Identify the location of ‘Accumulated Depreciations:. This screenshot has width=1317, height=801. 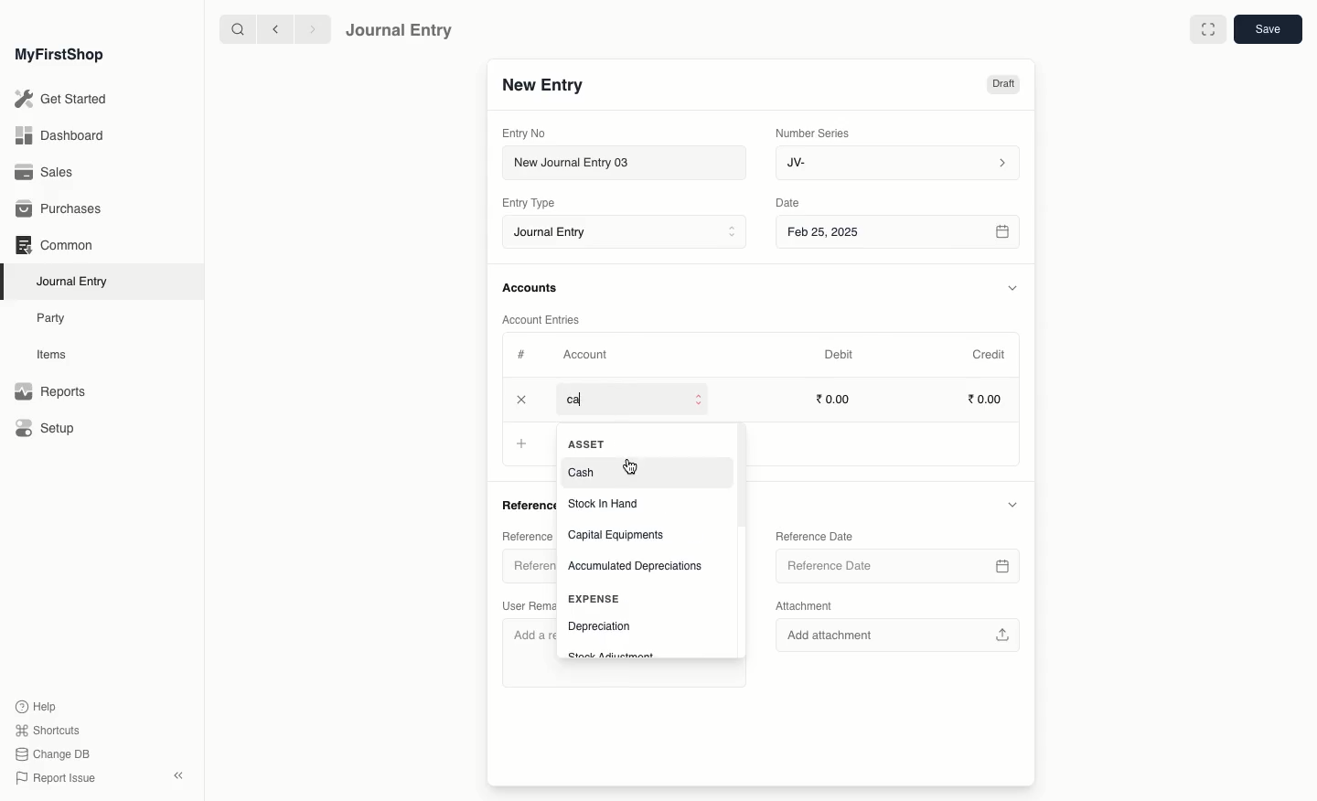
(640, 567).